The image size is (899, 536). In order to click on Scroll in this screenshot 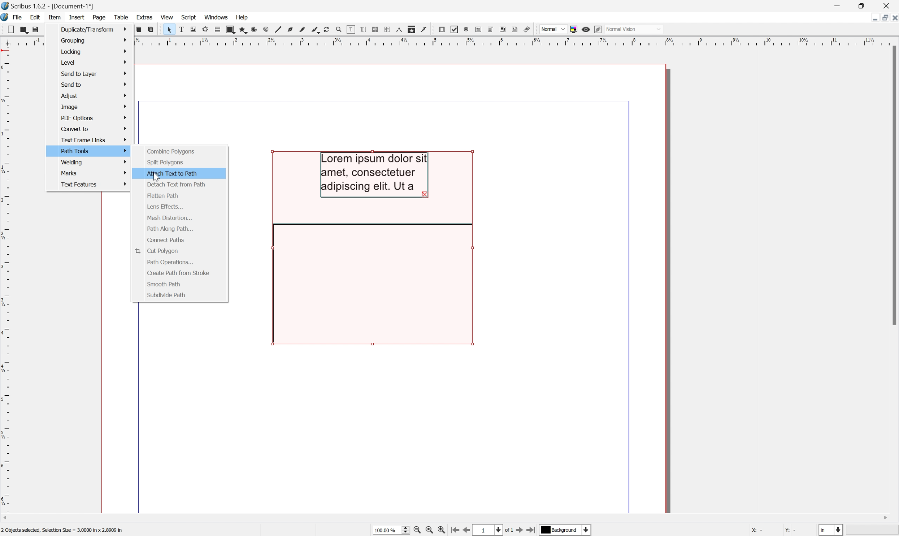, I will do `click(446, 519)`.